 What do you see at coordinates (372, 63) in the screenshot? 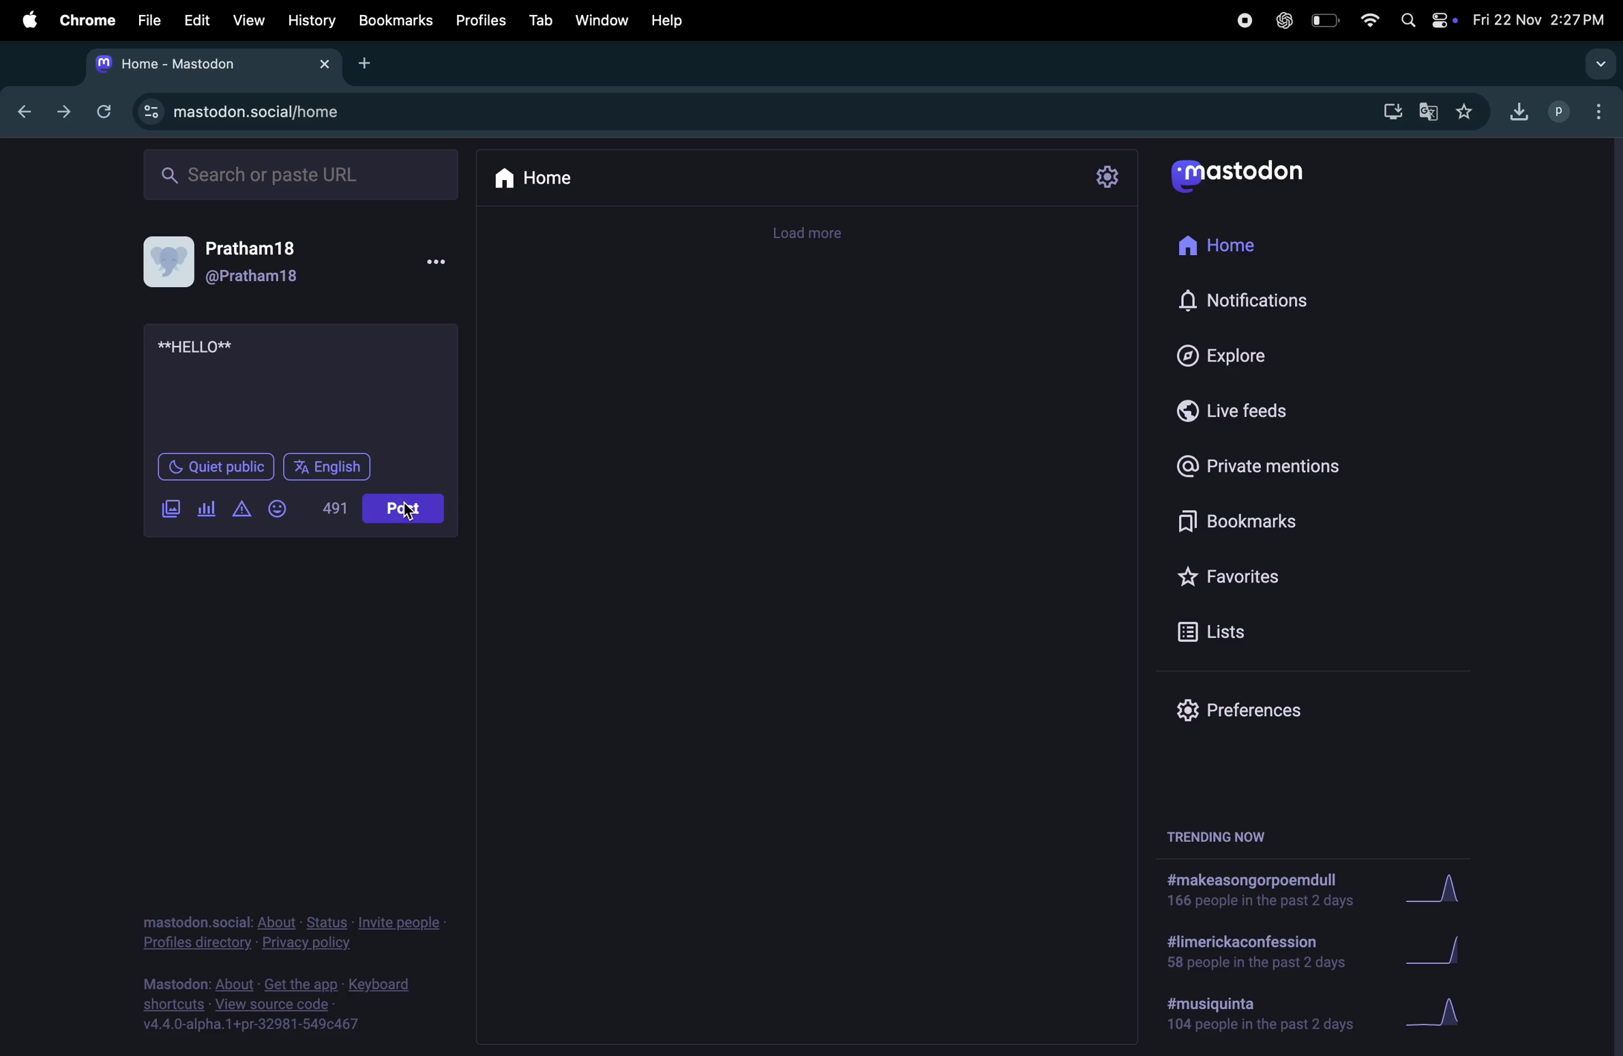
I see `add` at bounding box center [372, 63].